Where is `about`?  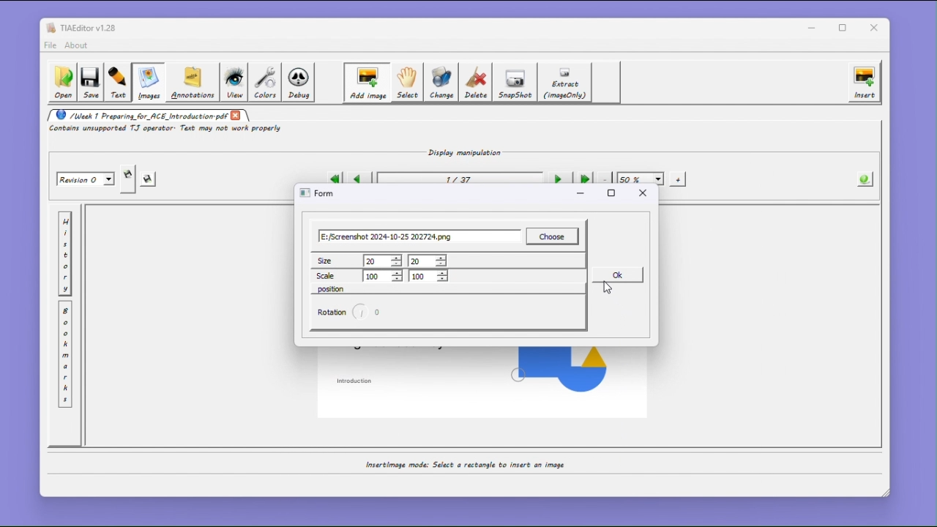 about is located at coordinates (78, 45).